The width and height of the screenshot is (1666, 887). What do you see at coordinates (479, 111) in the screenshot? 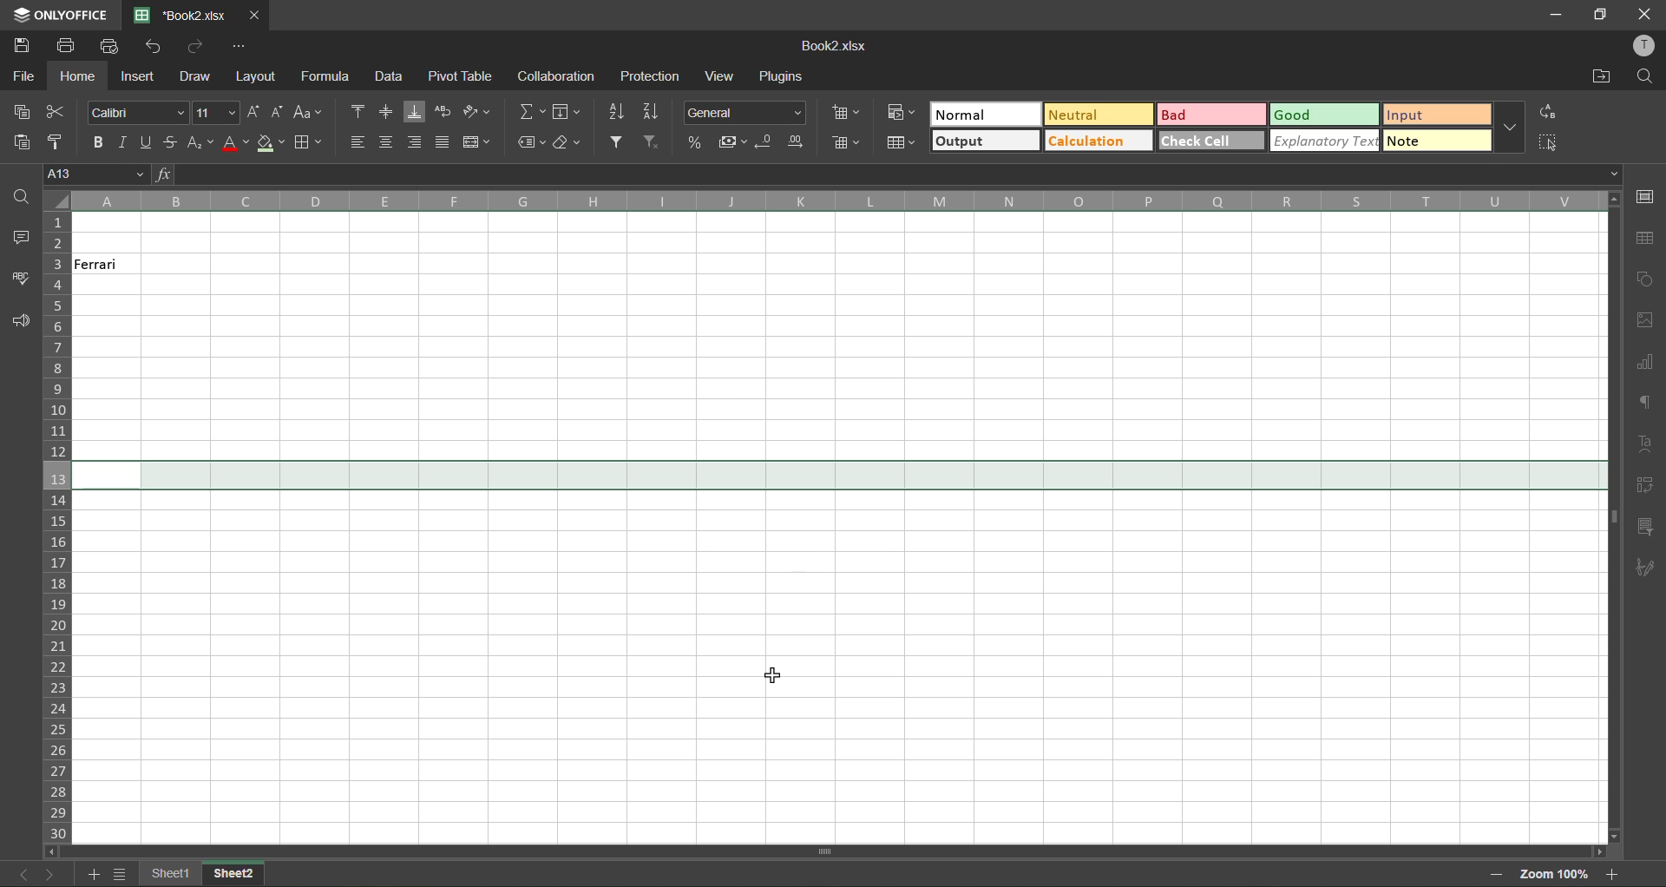
I see `orientation` at bounding box center [479, 111].